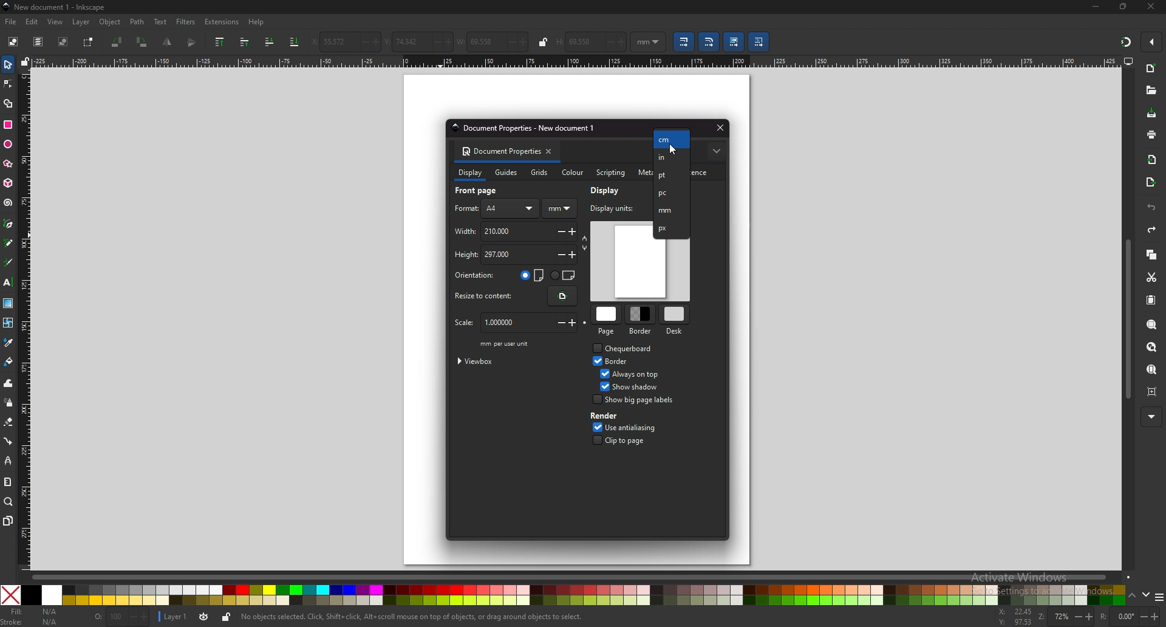  What do you see at coordinates (559, 43) in the screenshot?
I see `H` at bounding box center [559, 43].